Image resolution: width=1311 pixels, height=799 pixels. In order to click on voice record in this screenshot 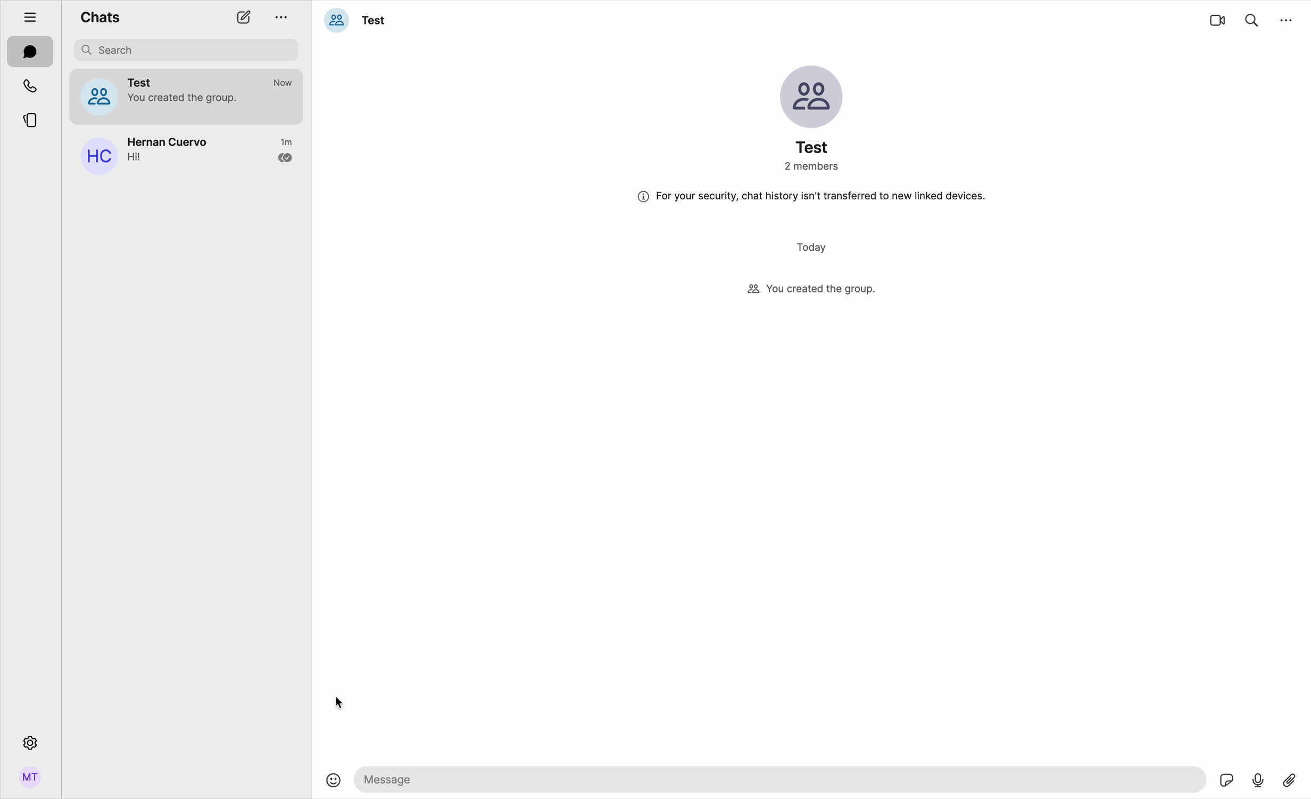, I will do `click(1258, 779)`.